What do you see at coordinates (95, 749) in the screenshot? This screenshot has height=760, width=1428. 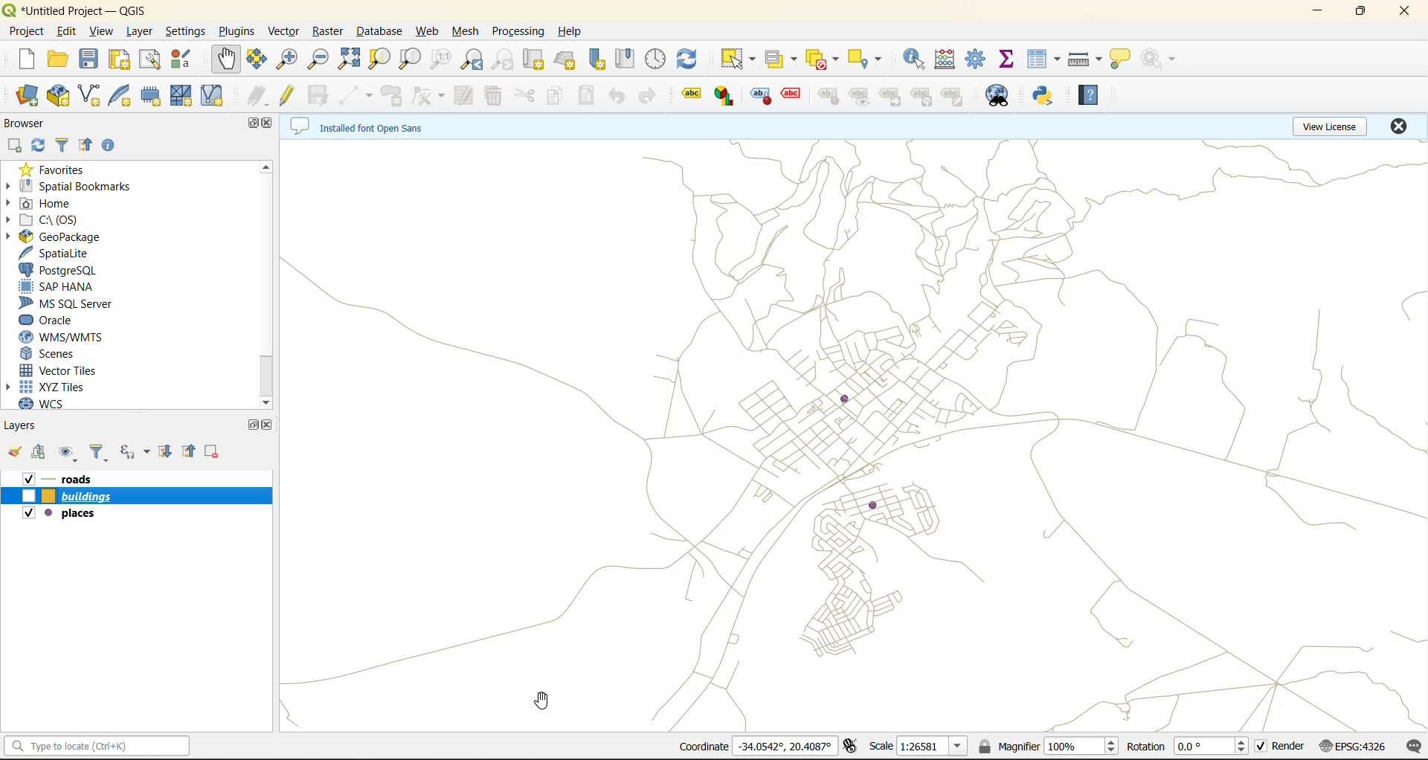 I see `status bar` at bounding box center [95, 749].